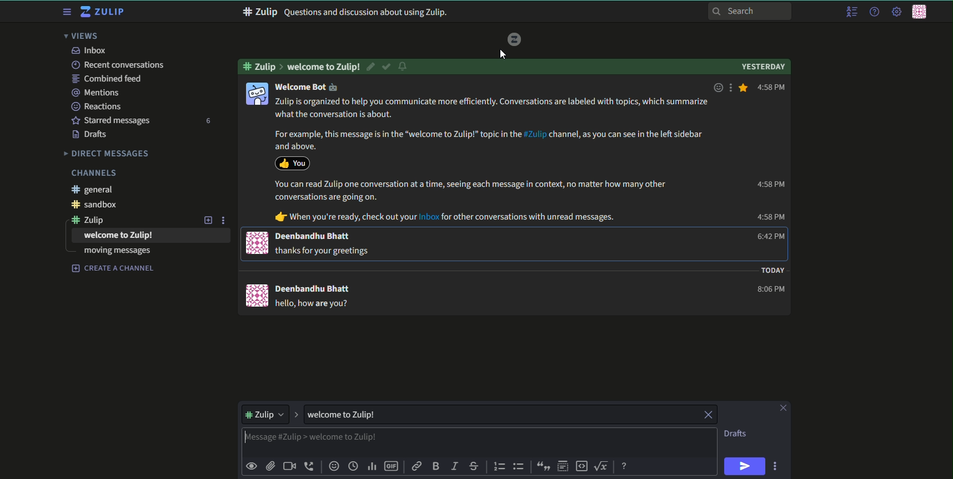  I want to click on Welcome to Zulip!, so click(324, 67).